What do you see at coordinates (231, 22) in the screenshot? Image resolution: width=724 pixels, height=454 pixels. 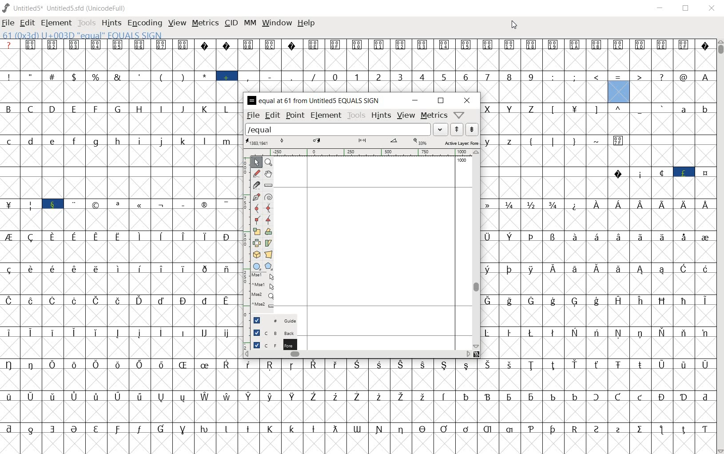 I see `cid` at bounding box center [231, 22].